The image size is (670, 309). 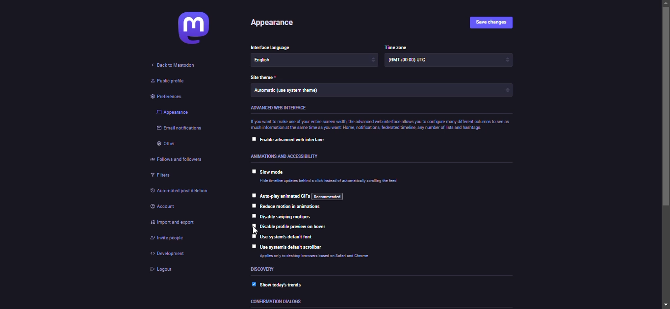 I want to click on logout, so click(x=161, y=270).